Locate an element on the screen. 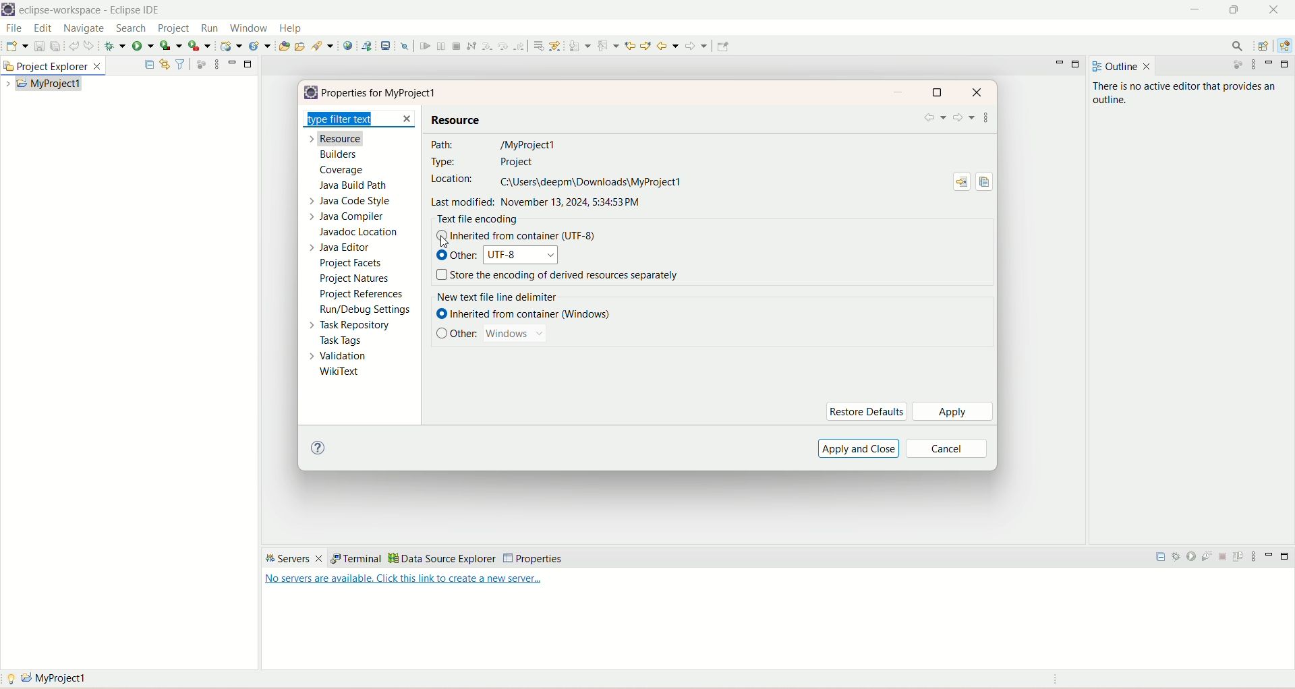 This screenshot has height=689, width=1295. edit is located at coordinates (41, 28).